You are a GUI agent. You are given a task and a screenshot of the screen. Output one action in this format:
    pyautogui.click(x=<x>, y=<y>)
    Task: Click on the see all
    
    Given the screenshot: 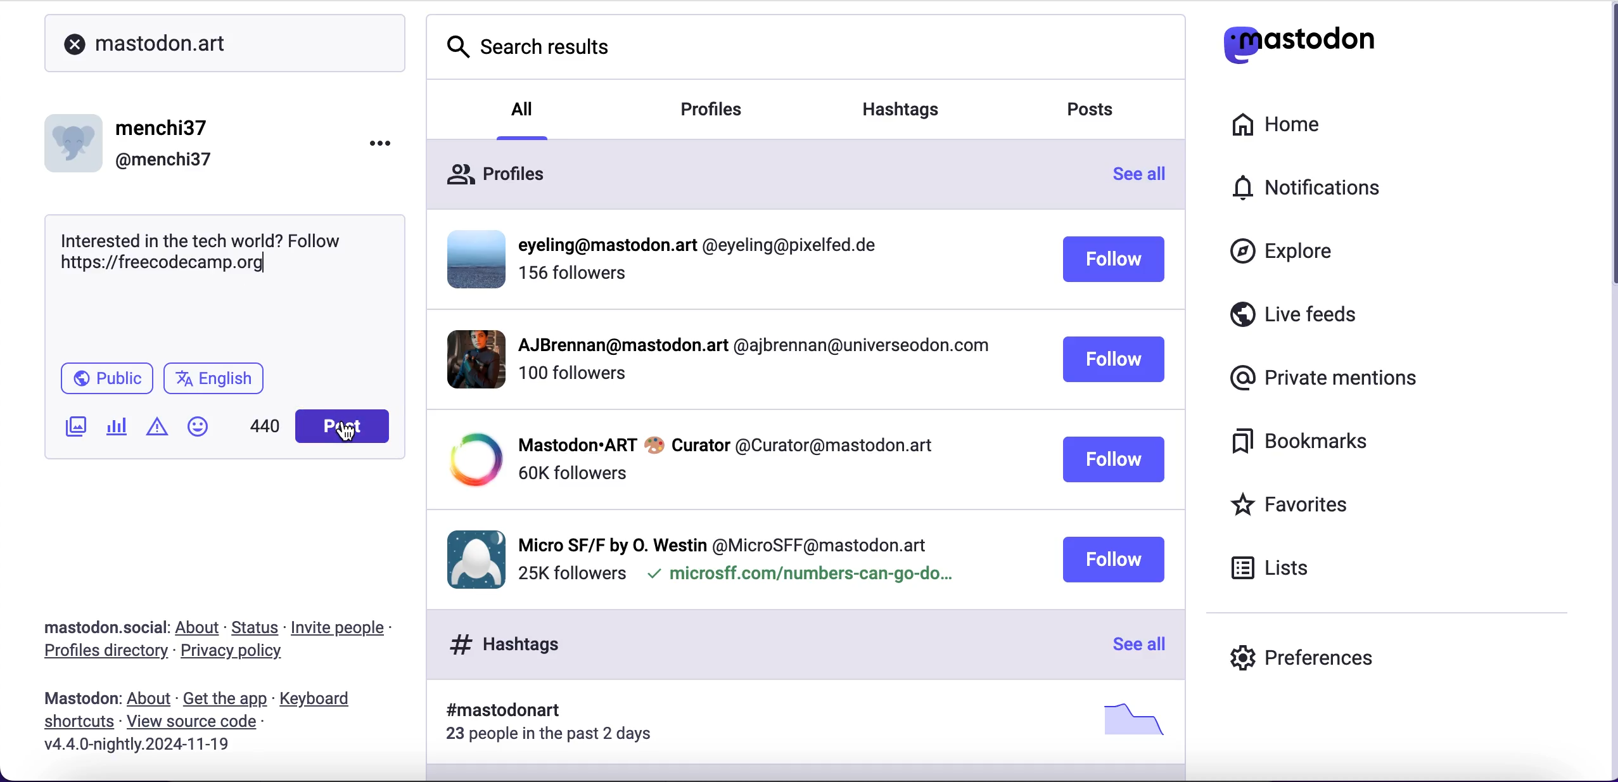 What is the action you would take?
    pyautogui.click(x=1133, y=643)
    